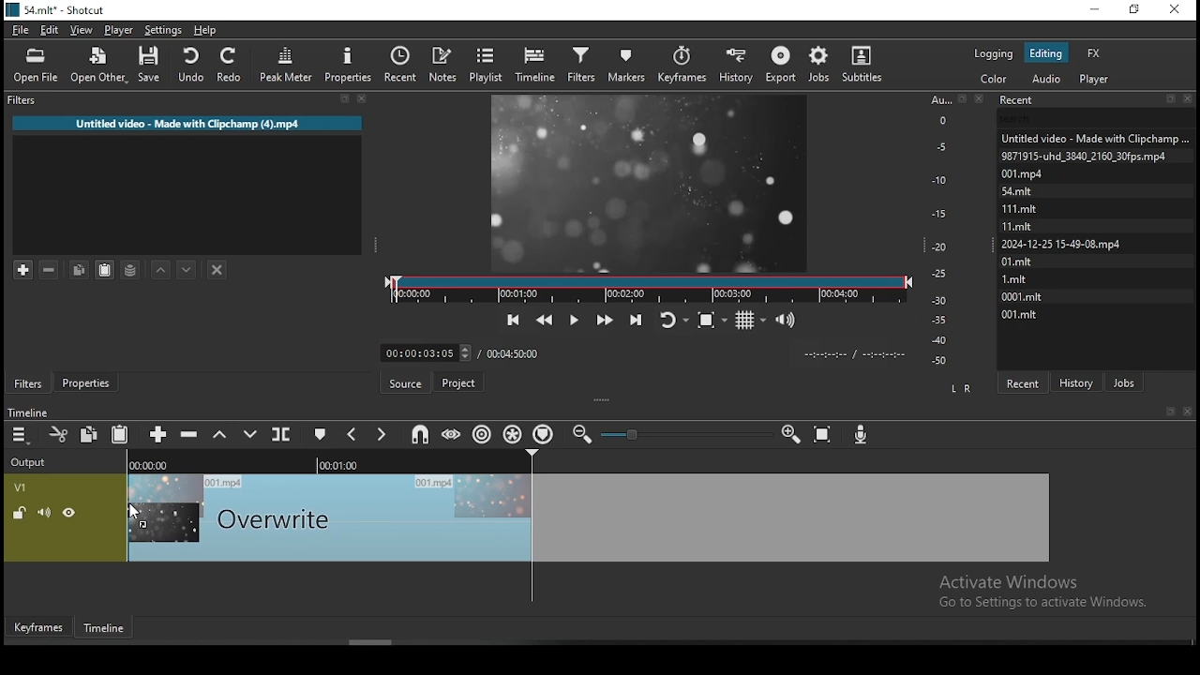  What do you see at coordinates (1026, 381) in the screenshot?
I see `recent` at bounding box center [1026, 381].